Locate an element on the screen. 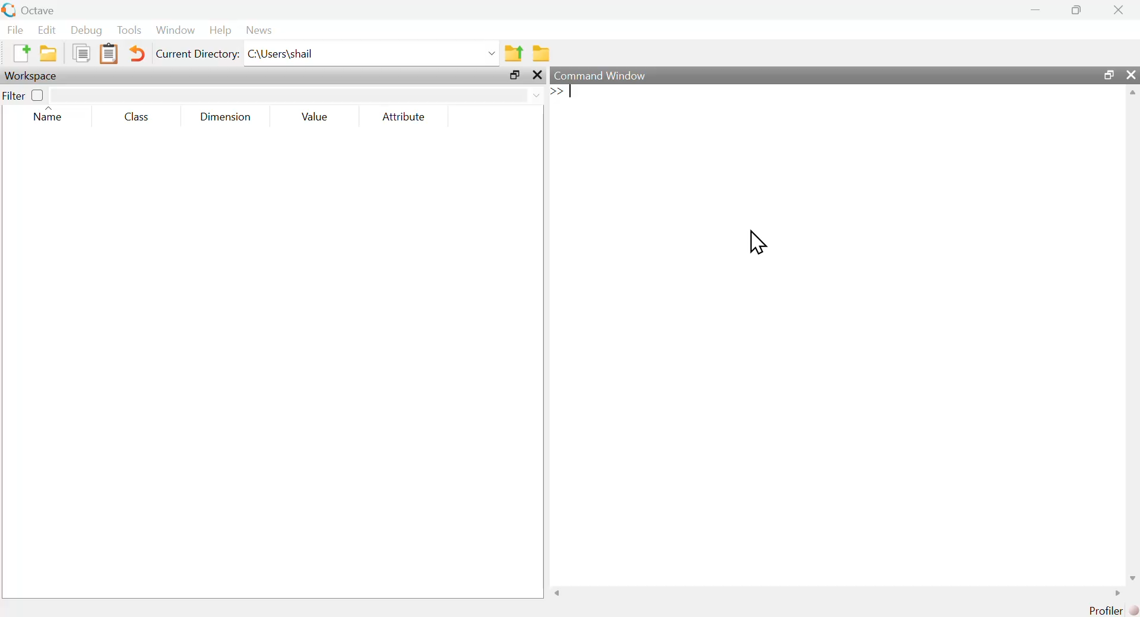 This screenshot has width=1140, height=617. dropdown is located at coordinates (490, 53).